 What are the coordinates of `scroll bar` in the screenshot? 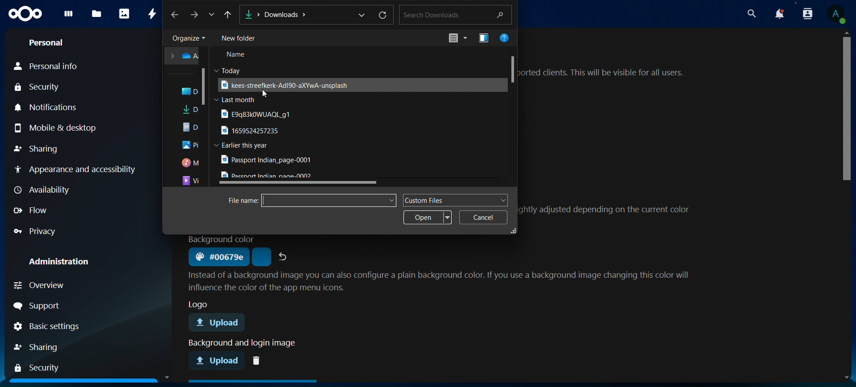 It's located at (513, 68).